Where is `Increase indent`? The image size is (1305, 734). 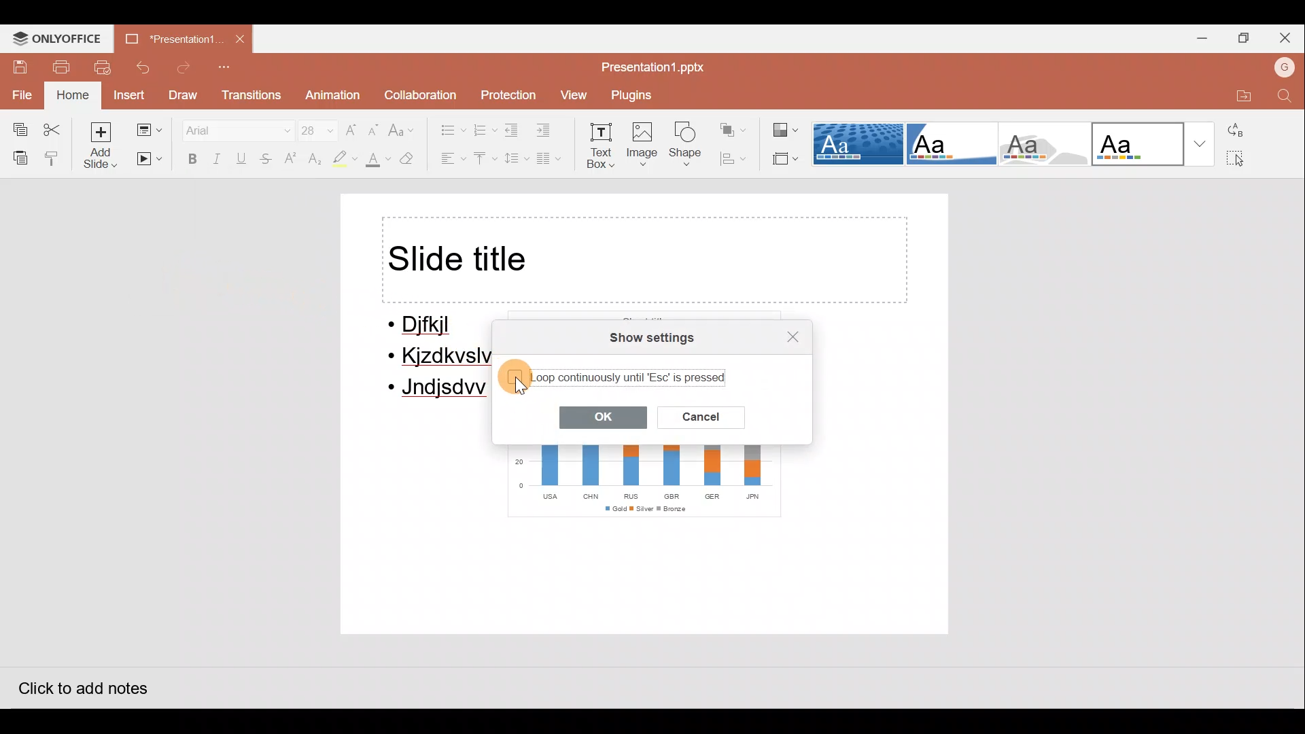 Increase indent is located at coordinates (549, 128).